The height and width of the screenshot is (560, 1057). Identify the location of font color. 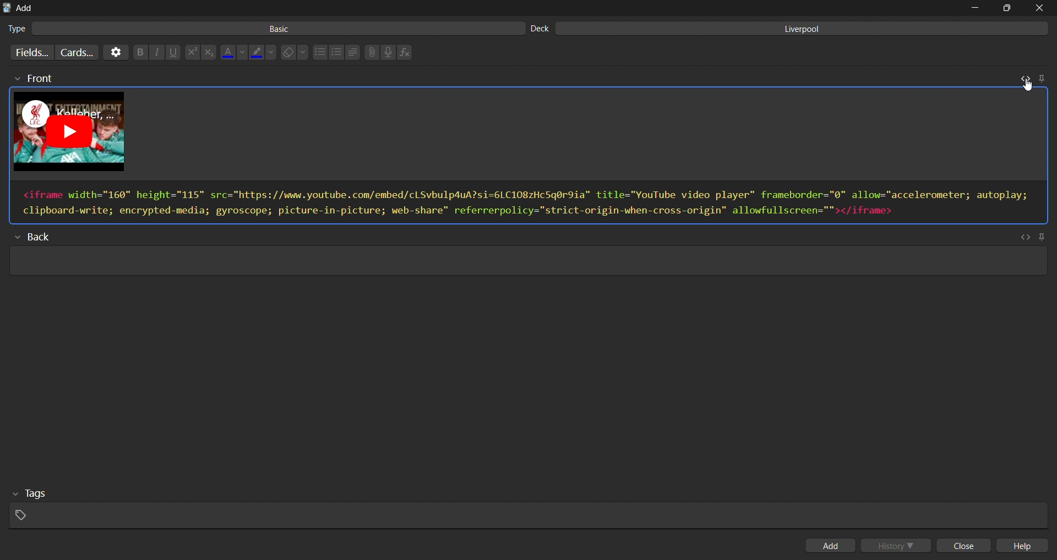
(234, 51).